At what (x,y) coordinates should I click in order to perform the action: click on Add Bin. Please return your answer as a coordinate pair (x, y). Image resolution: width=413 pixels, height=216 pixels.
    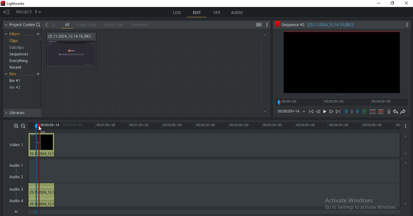
    Looking at the image, I should click on (39, 74).